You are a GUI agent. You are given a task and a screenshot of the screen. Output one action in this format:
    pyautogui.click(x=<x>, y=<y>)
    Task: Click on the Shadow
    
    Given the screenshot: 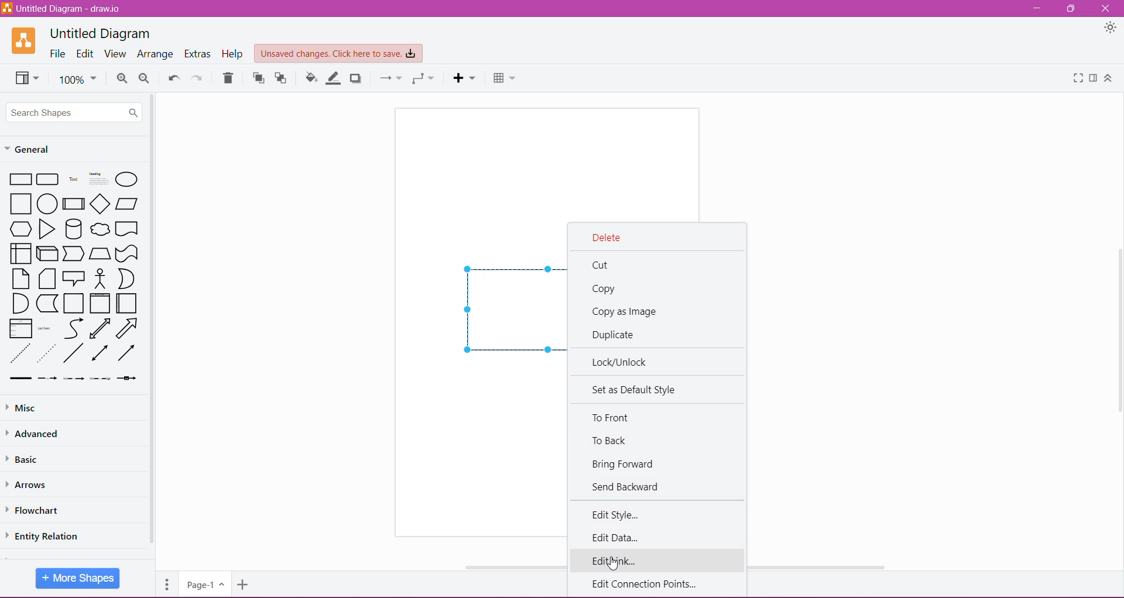 What is the action you would take?
    pyautogui.click(x=356, y=79)
    